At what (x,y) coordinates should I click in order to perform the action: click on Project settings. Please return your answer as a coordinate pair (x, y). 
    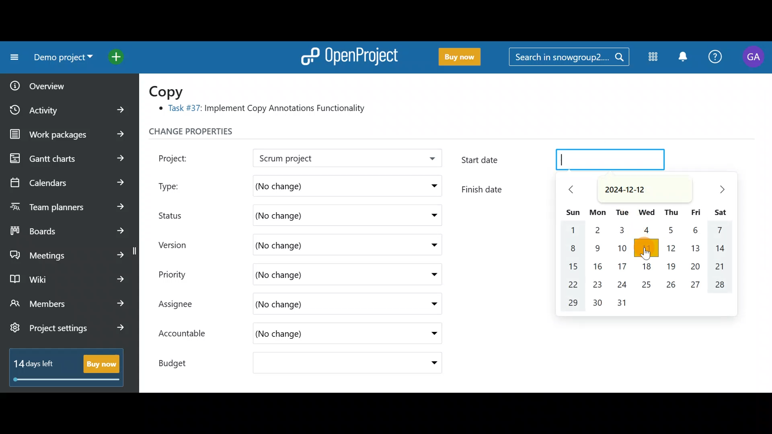
    Looking at the image, I should click on (67, 332).